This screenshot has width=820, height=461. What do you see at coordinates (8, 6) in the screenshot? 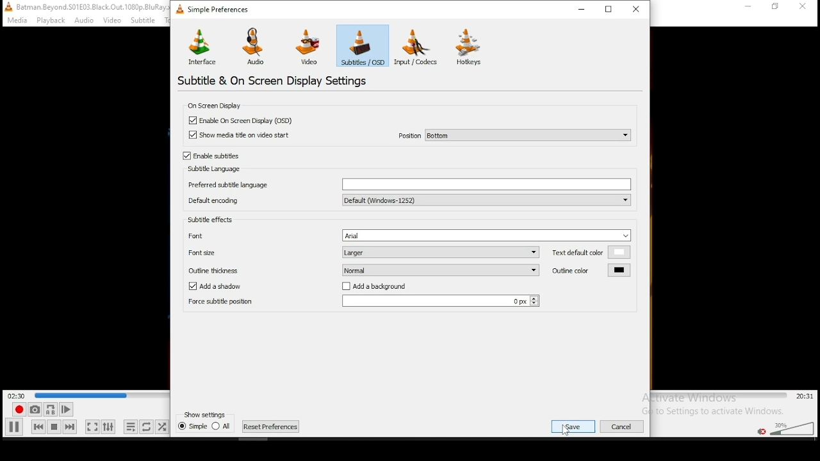
I see `VLC icon` at bounding box center [8, 6].